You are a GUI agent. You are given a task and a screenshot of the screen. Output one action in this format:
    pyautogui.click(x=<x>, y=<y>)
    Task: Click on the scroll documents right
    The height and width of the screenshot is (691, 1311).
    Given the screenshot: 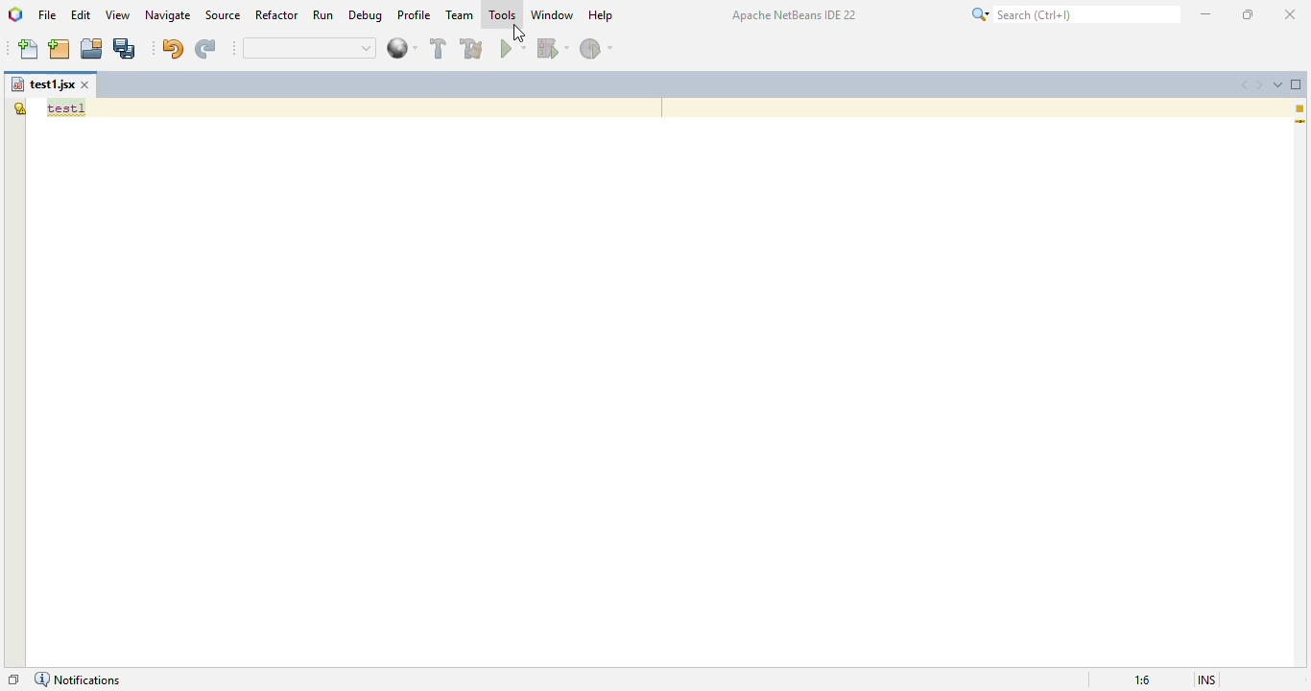 What is the action you would take?
    pyautogui.click(x=1262, y=85)
    